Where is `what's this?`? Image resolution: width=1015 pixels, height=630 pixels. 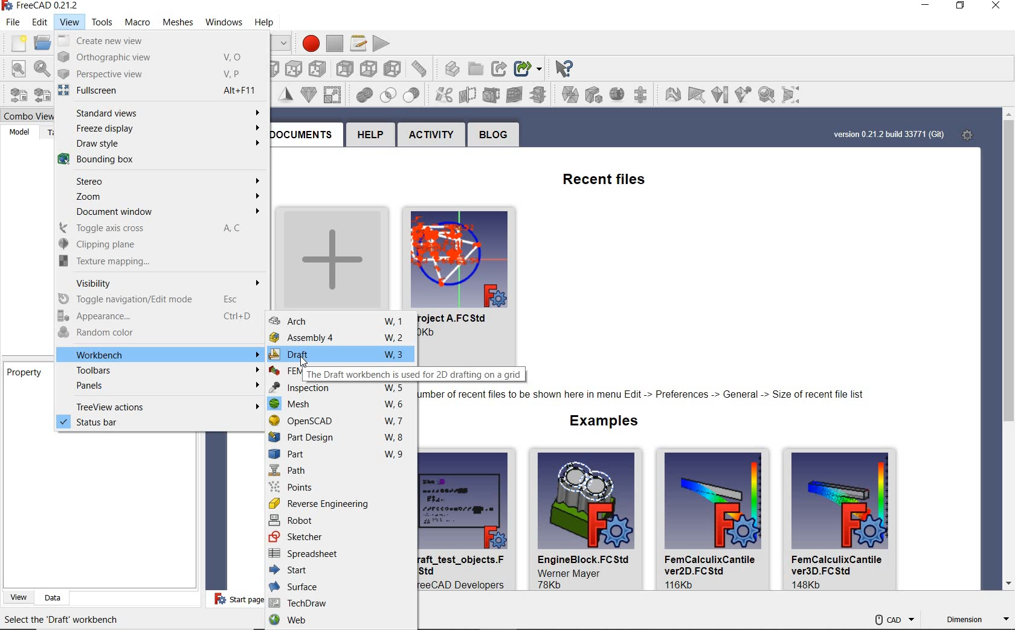 what's this? is located at coordinates (529, 66).